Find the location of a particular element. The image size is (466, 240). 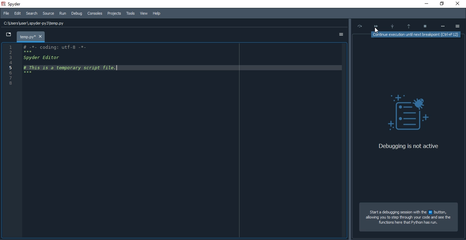

Edit is located at coordinates (18, 13).